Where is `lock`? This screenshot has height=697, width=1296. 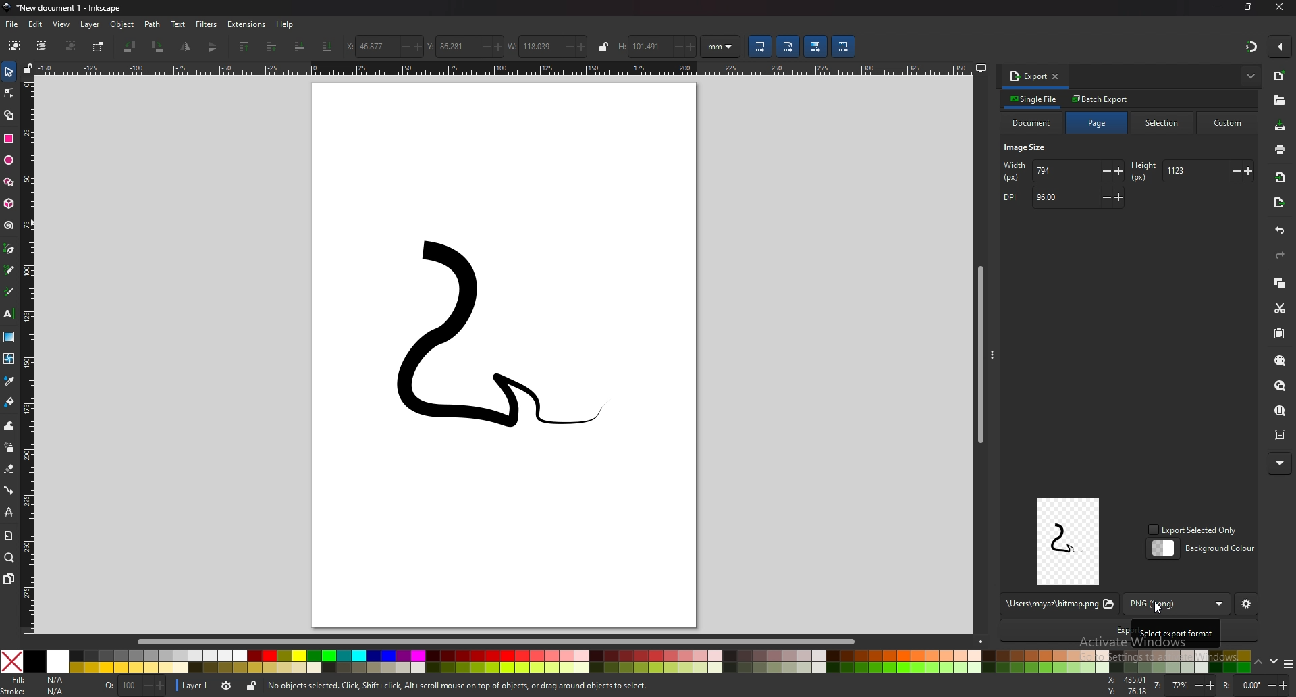
lock is located at coordinates (251, 686).